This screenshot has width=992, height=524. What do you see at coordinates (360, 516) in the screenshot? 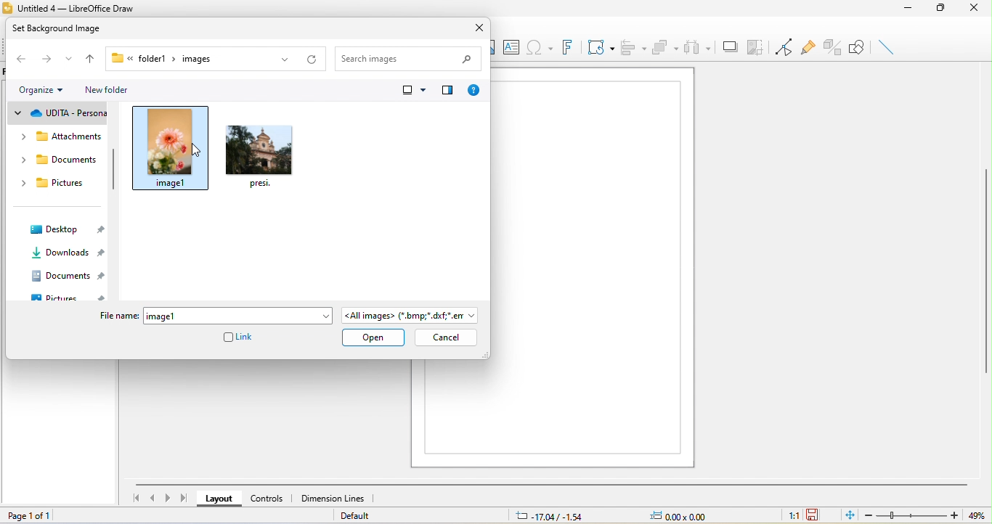
I see `Default` at bounding box center [360, 516].